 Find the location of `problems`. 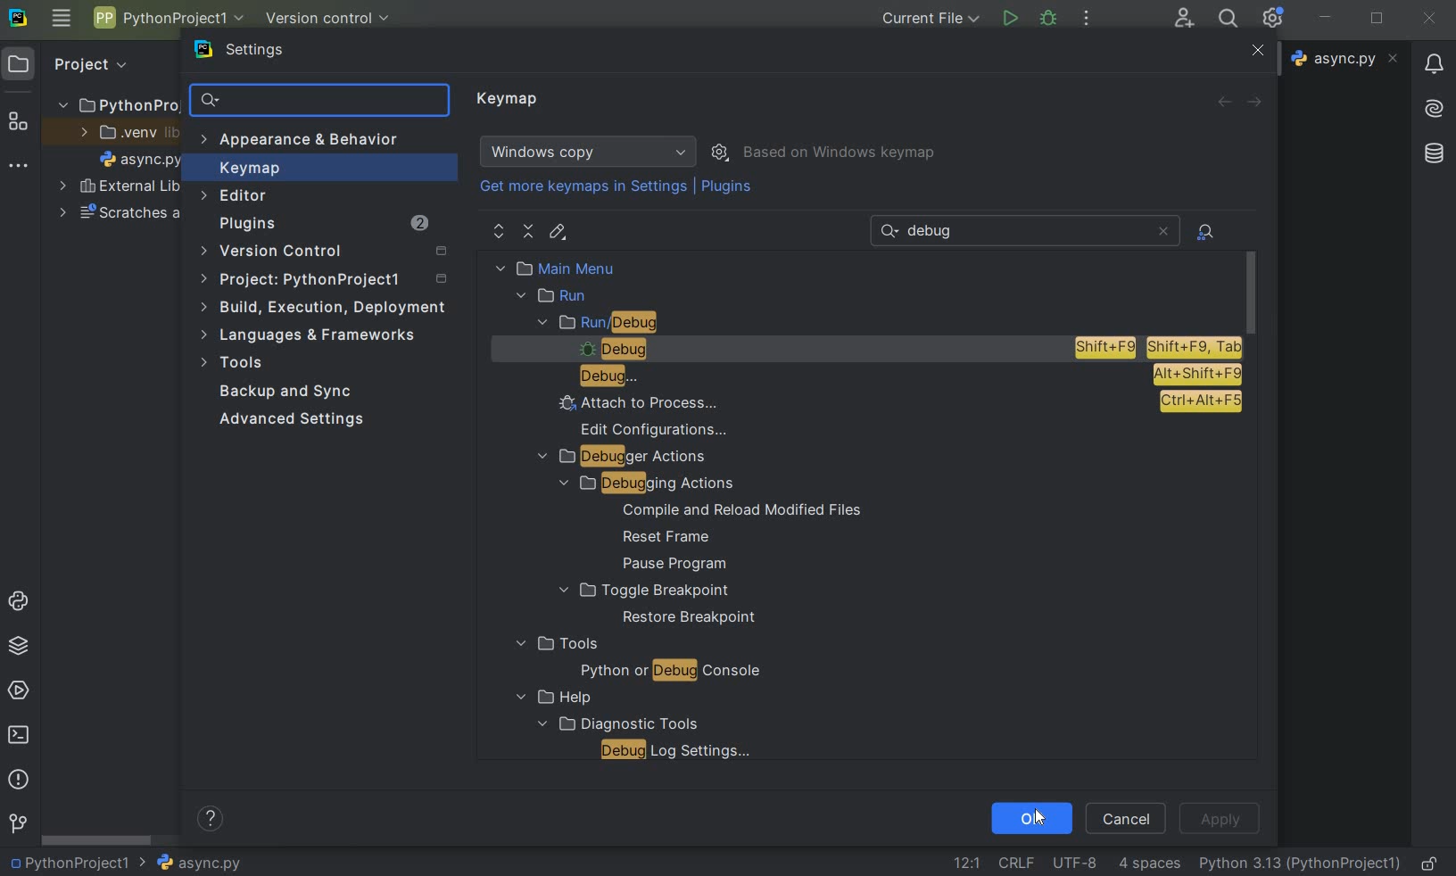

problems is located at coordinates (17, 778).